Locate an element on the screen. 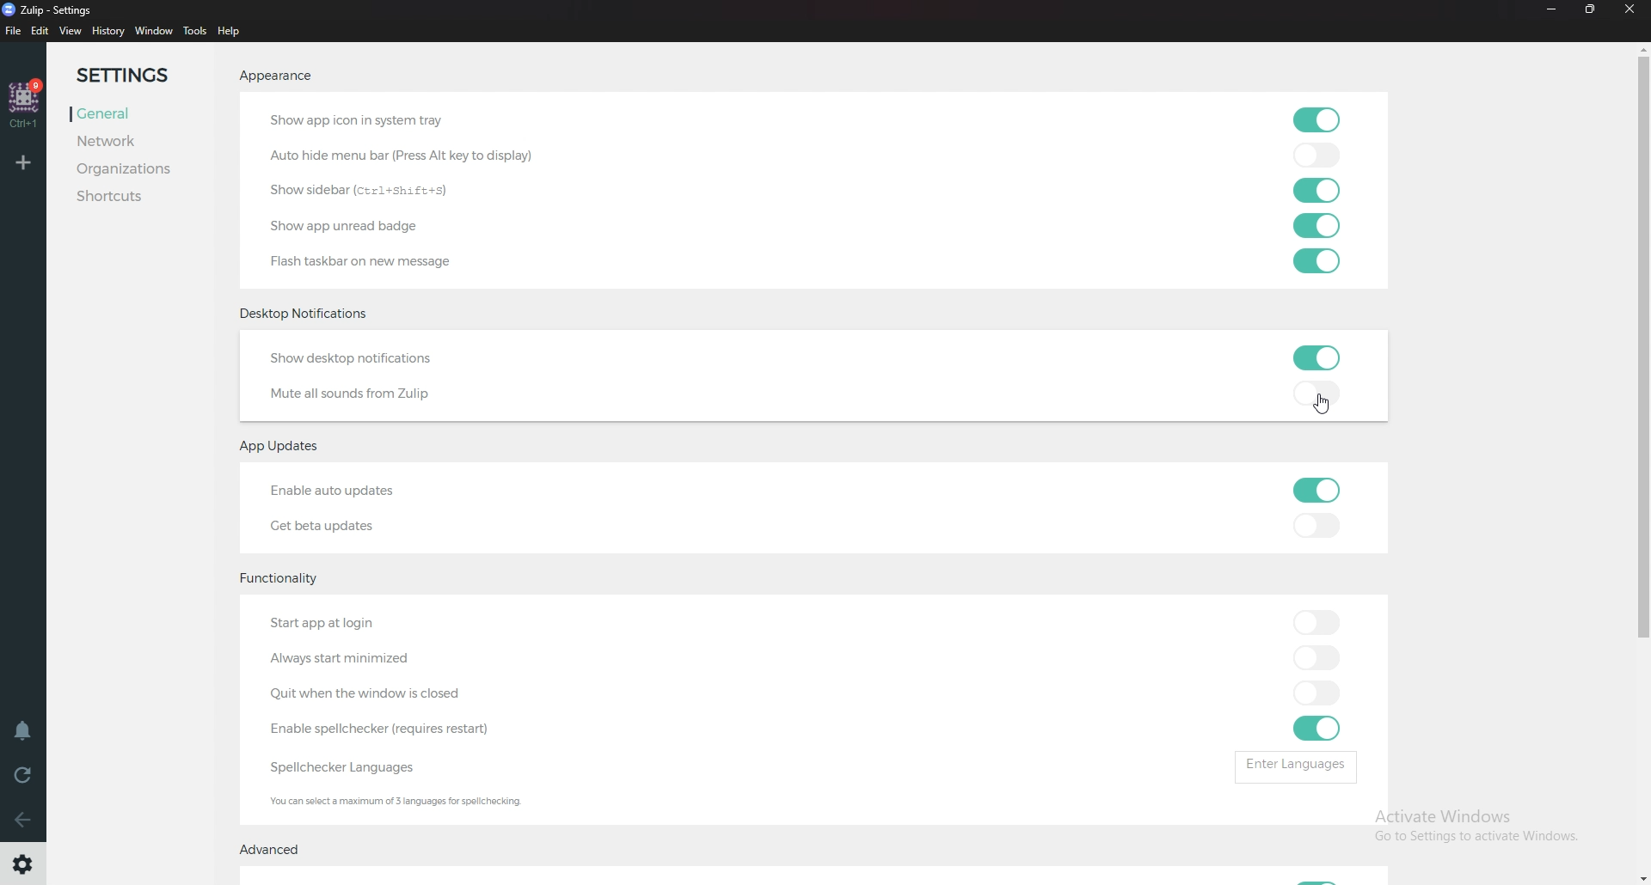  Functionality is located at coordinates (291, 581).